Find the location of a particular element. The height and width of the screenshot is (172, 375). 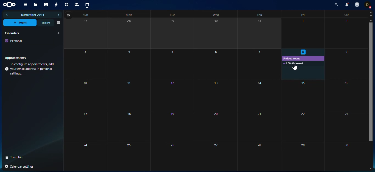

notifications is located at coordinates (346, 4).